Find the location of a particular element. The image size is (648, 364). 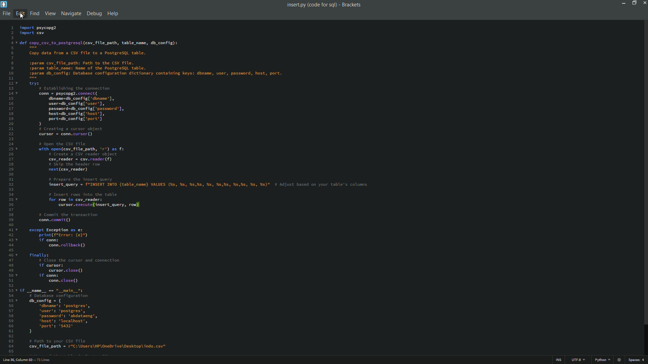

space is located at coordinates (638, 361).